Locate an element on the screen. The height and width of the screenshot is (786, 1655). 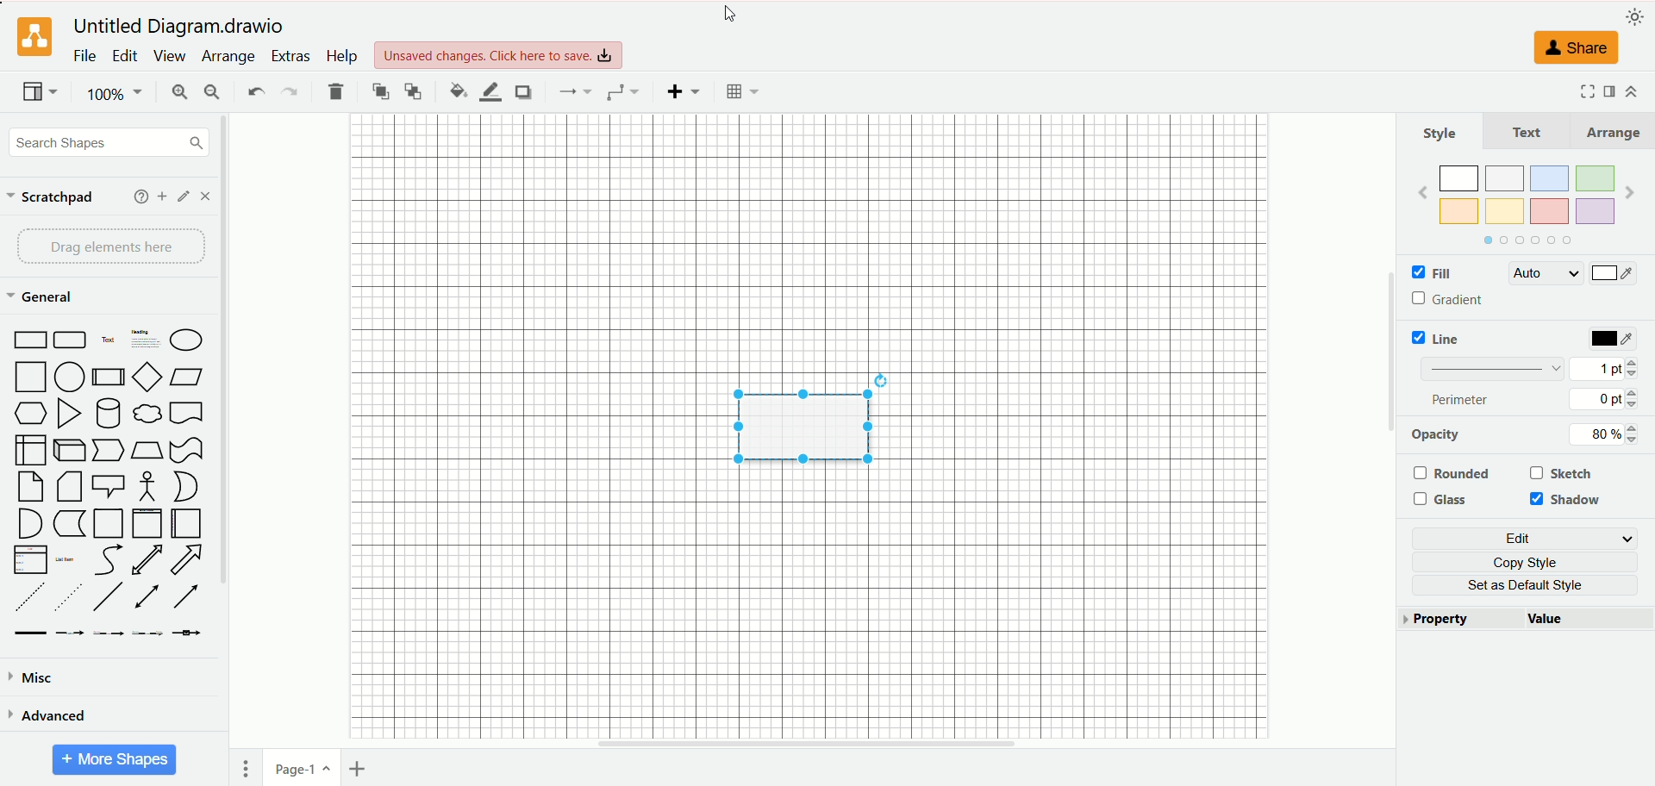
glass is located at coordinates (1445, 500).